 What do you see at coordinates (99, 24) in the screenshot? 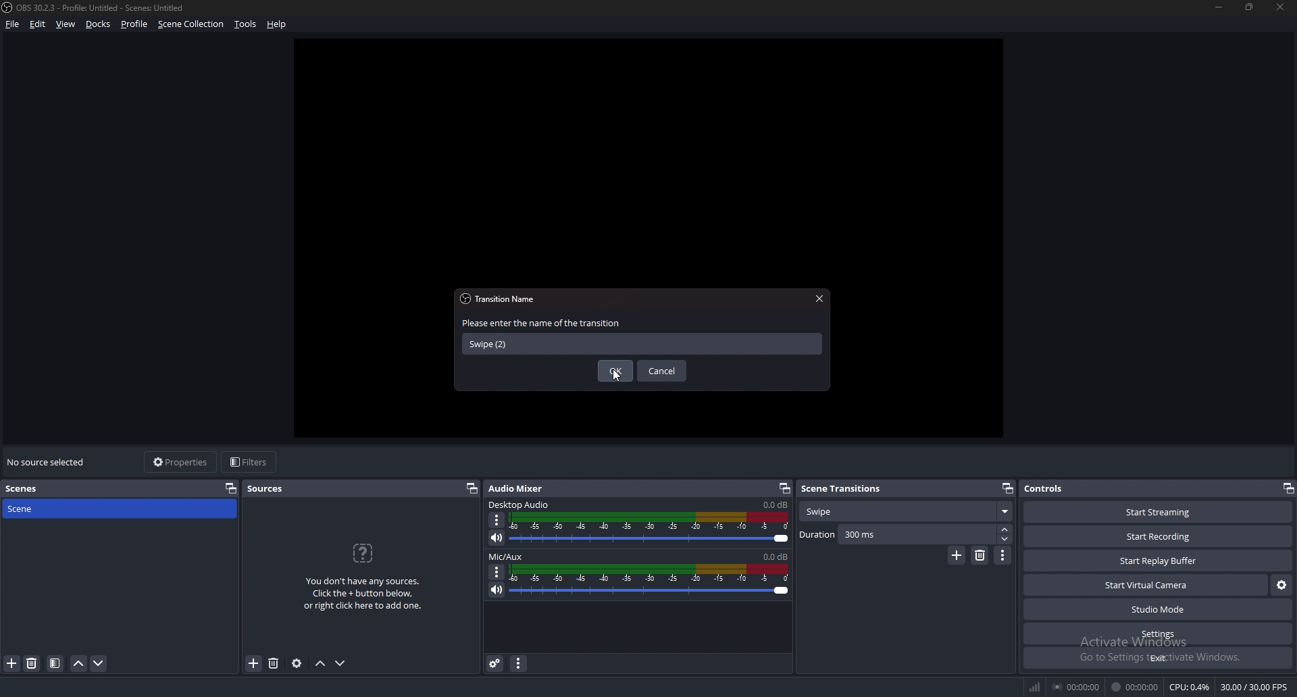
I see `docks` at bounding box center [99, 24].